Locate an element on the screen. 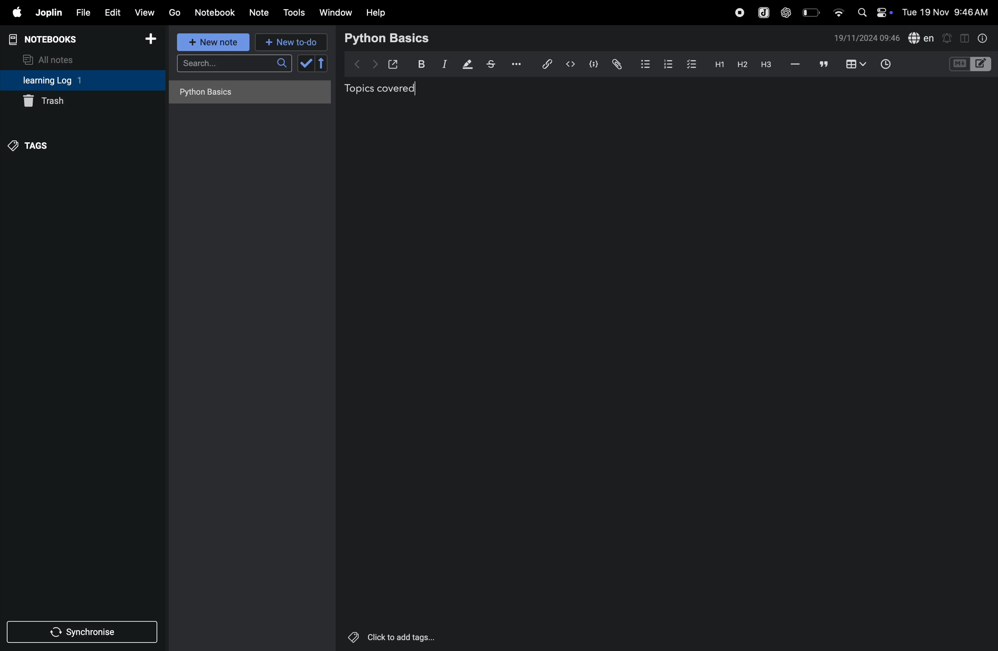 The height and width of the screenshot is (651, 998). hifen is located at coordinates (795, 65).